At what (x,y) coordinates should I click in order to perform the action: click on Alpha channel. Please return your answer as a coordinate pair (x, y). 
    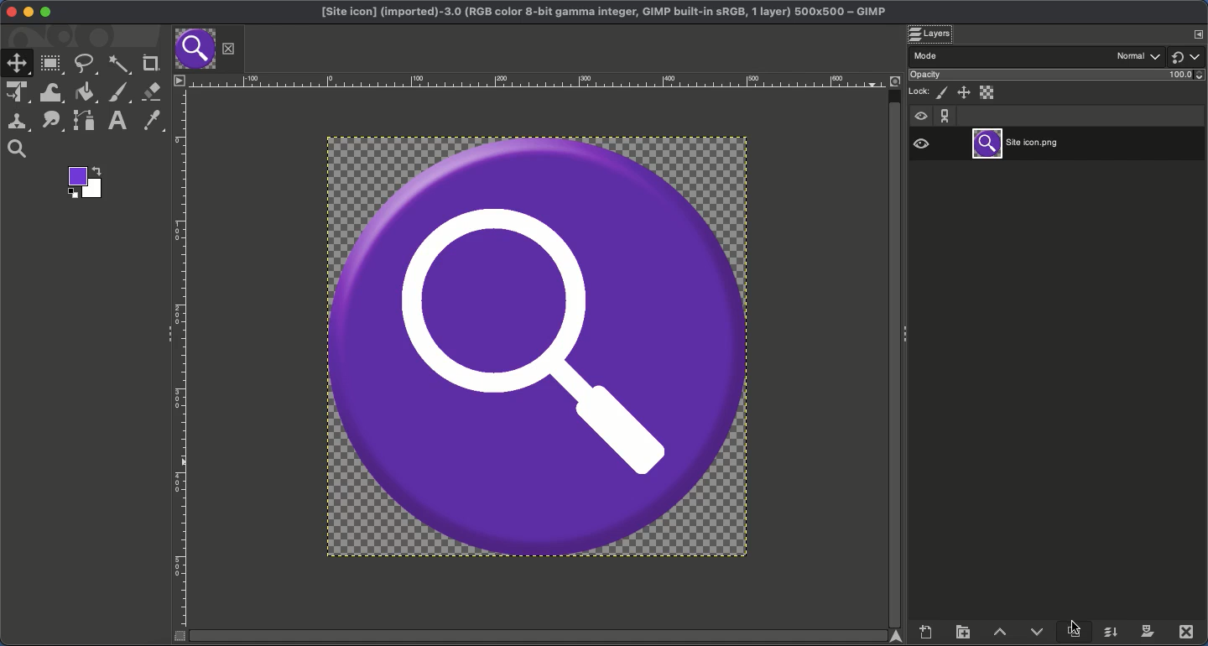
    Looking at the image, I should click on (988, 92).